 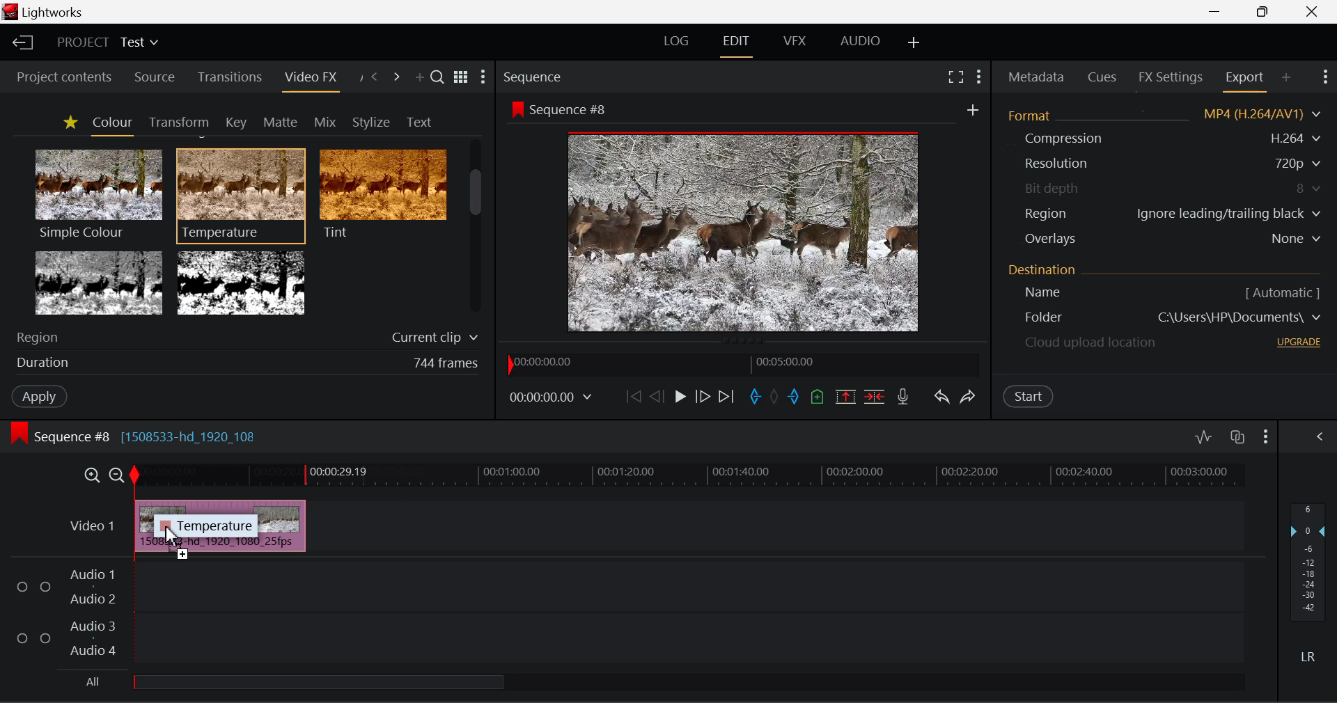 What do you see at coordinates (632, 400) in the screenshot?
I see `To start` at bounding box center [632, 400].